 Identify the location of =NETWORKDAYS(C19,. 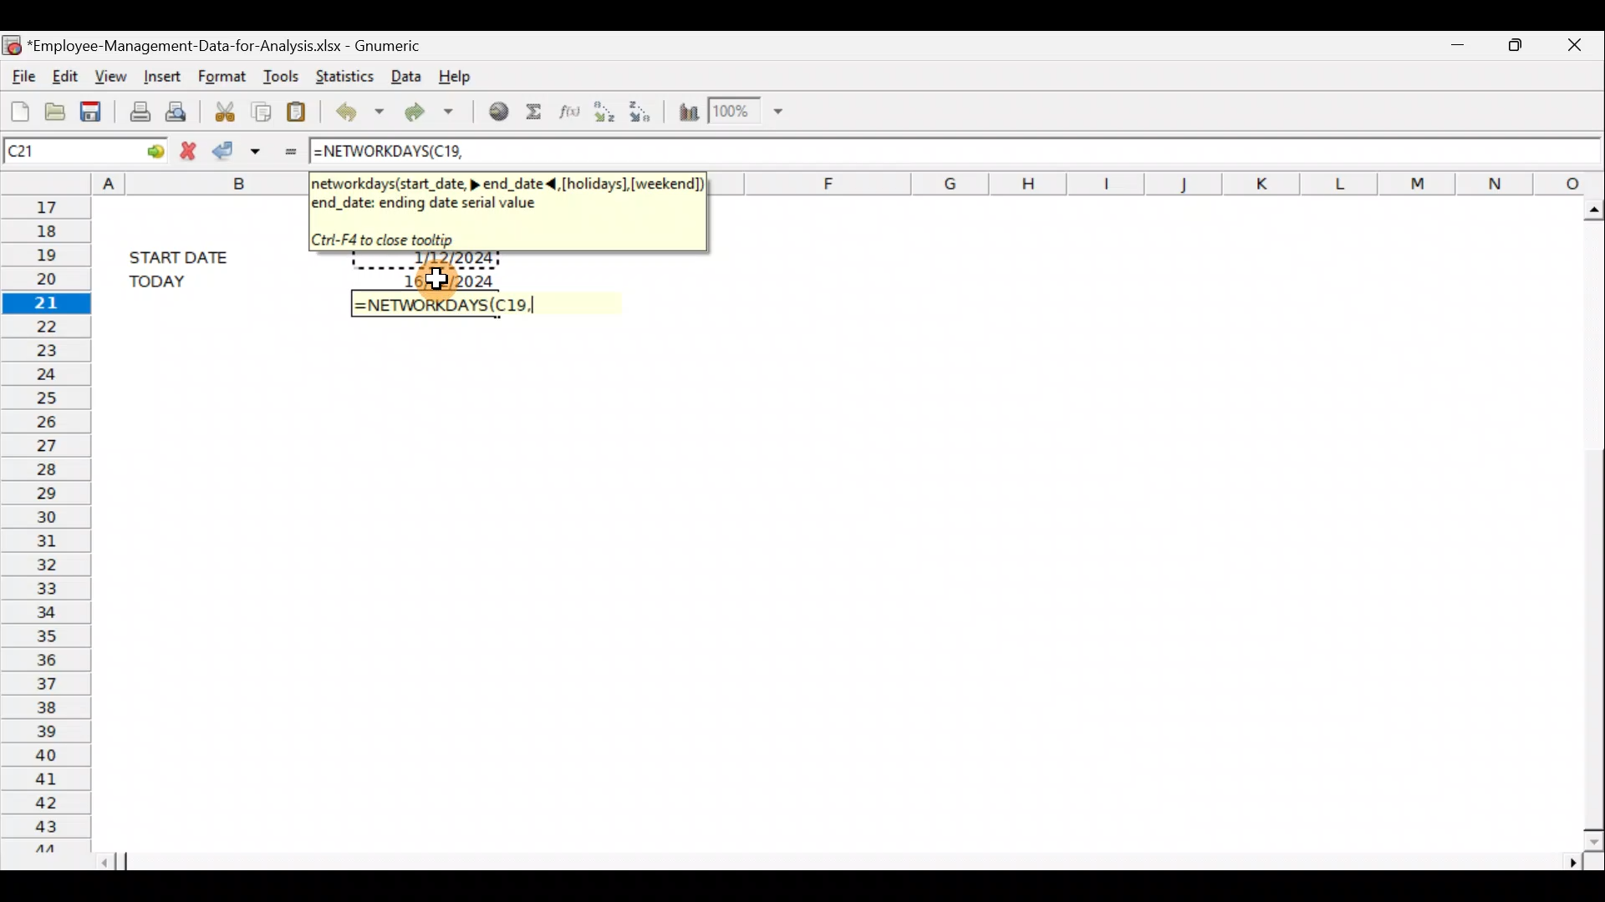
(442, 306).